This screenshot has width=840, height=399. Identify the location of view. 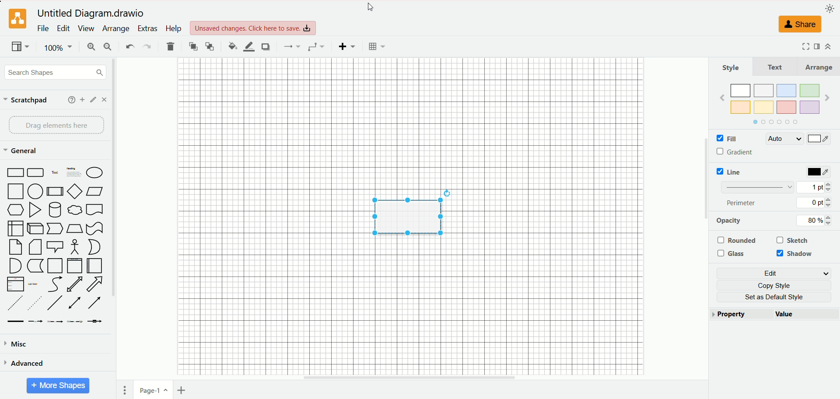
(85, 28).